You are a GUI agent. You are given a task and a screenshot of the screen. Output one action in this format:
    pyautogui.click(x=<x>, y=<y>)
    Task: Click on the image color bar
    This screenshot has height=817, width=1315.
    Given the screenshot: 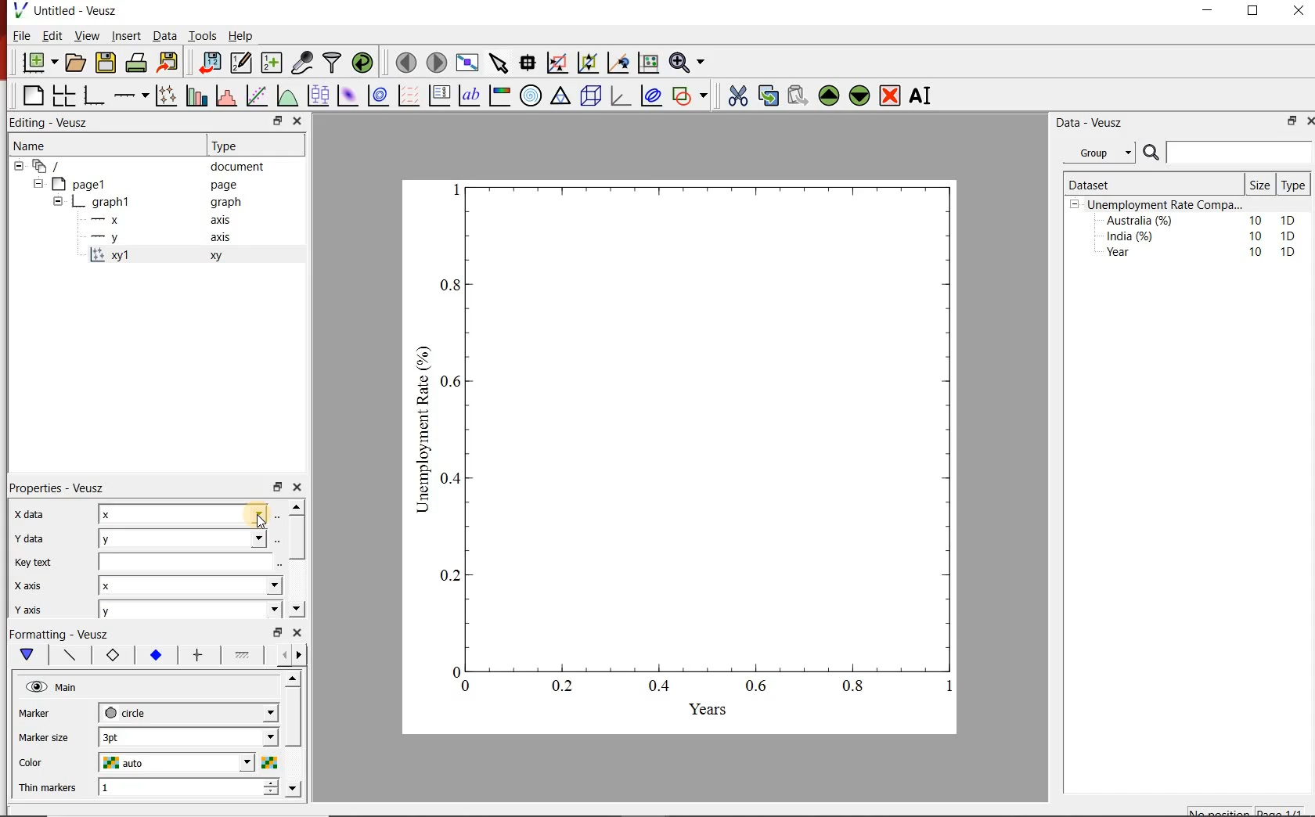 What is the action you would take?
    pyautogui.click(x=499, y=96)
    